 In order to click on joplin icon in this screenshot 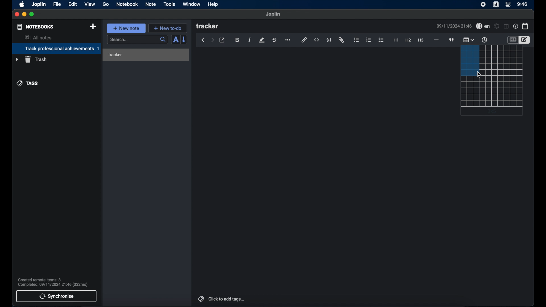, I will do `click(483, 5)`.